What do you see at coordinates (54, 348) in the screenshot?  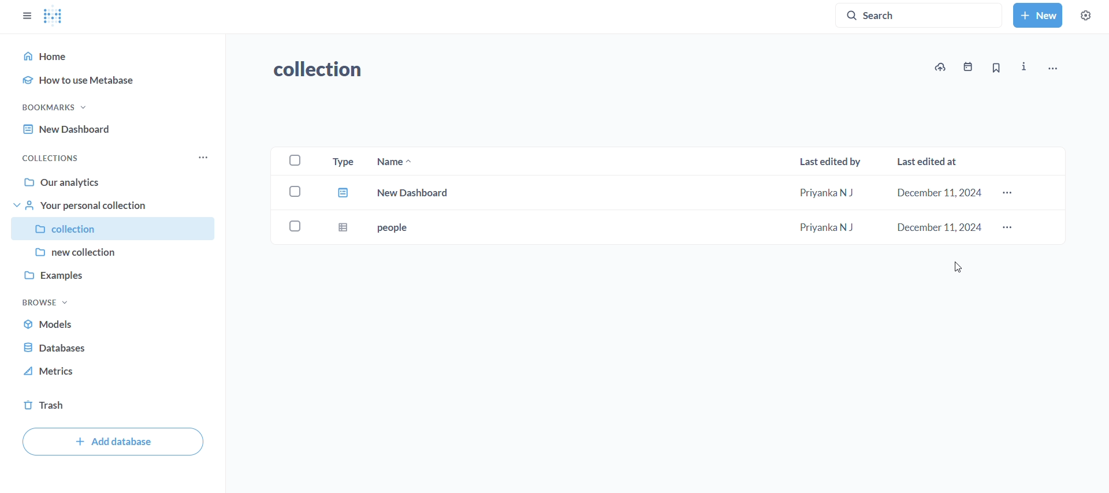 I see `database` at bounding box center [54, 348].